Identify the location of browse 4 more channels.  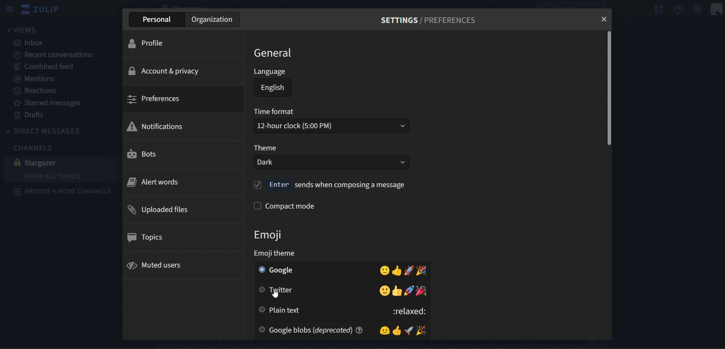
(63, 192).